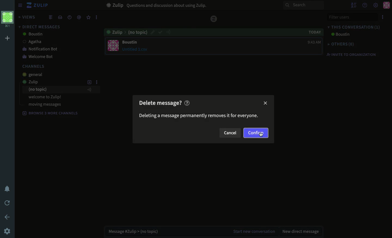 The height and width of the screenshot is (238, 392). I want to click on confirm, so click(256, 133).